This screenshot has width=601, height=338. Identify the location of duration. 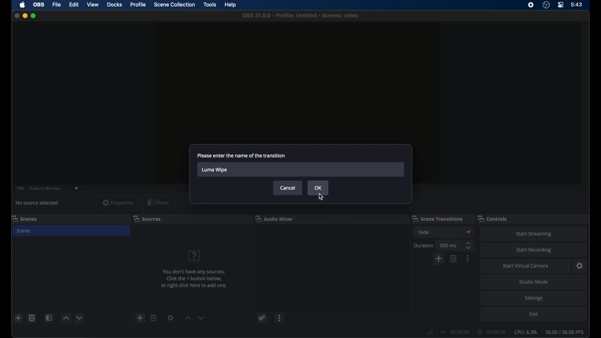
(492, 332).